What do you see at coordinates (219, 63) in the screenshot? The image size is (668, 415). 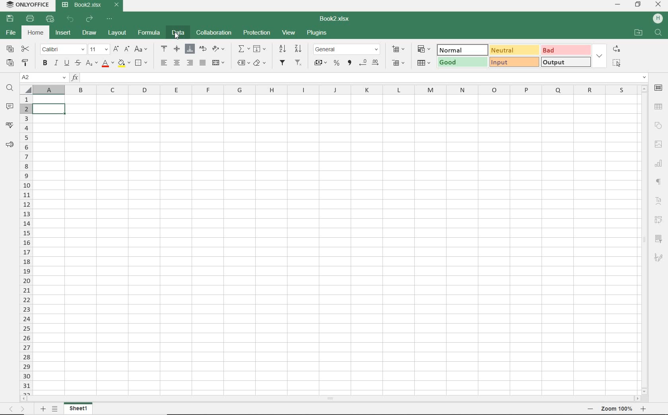 I see `MERGE & CENTER` at bounding box center [219, 63].